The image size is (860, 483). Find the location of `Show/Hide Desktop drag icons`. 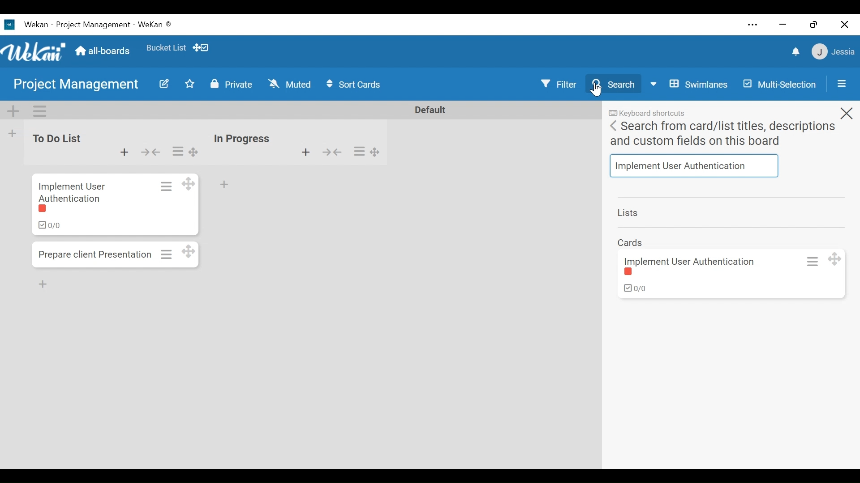

Show/Hide Desktop drag icons is located at coordinates (202, 47).